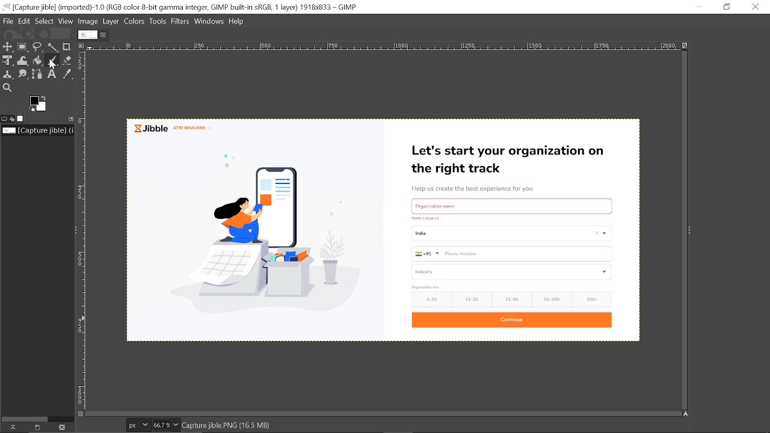 This screenshot has height=433, width=770. What do you see at coordinates (52, 61) in the screenshot?
I see `paintbrush tool` at bounding box center [52, 61].